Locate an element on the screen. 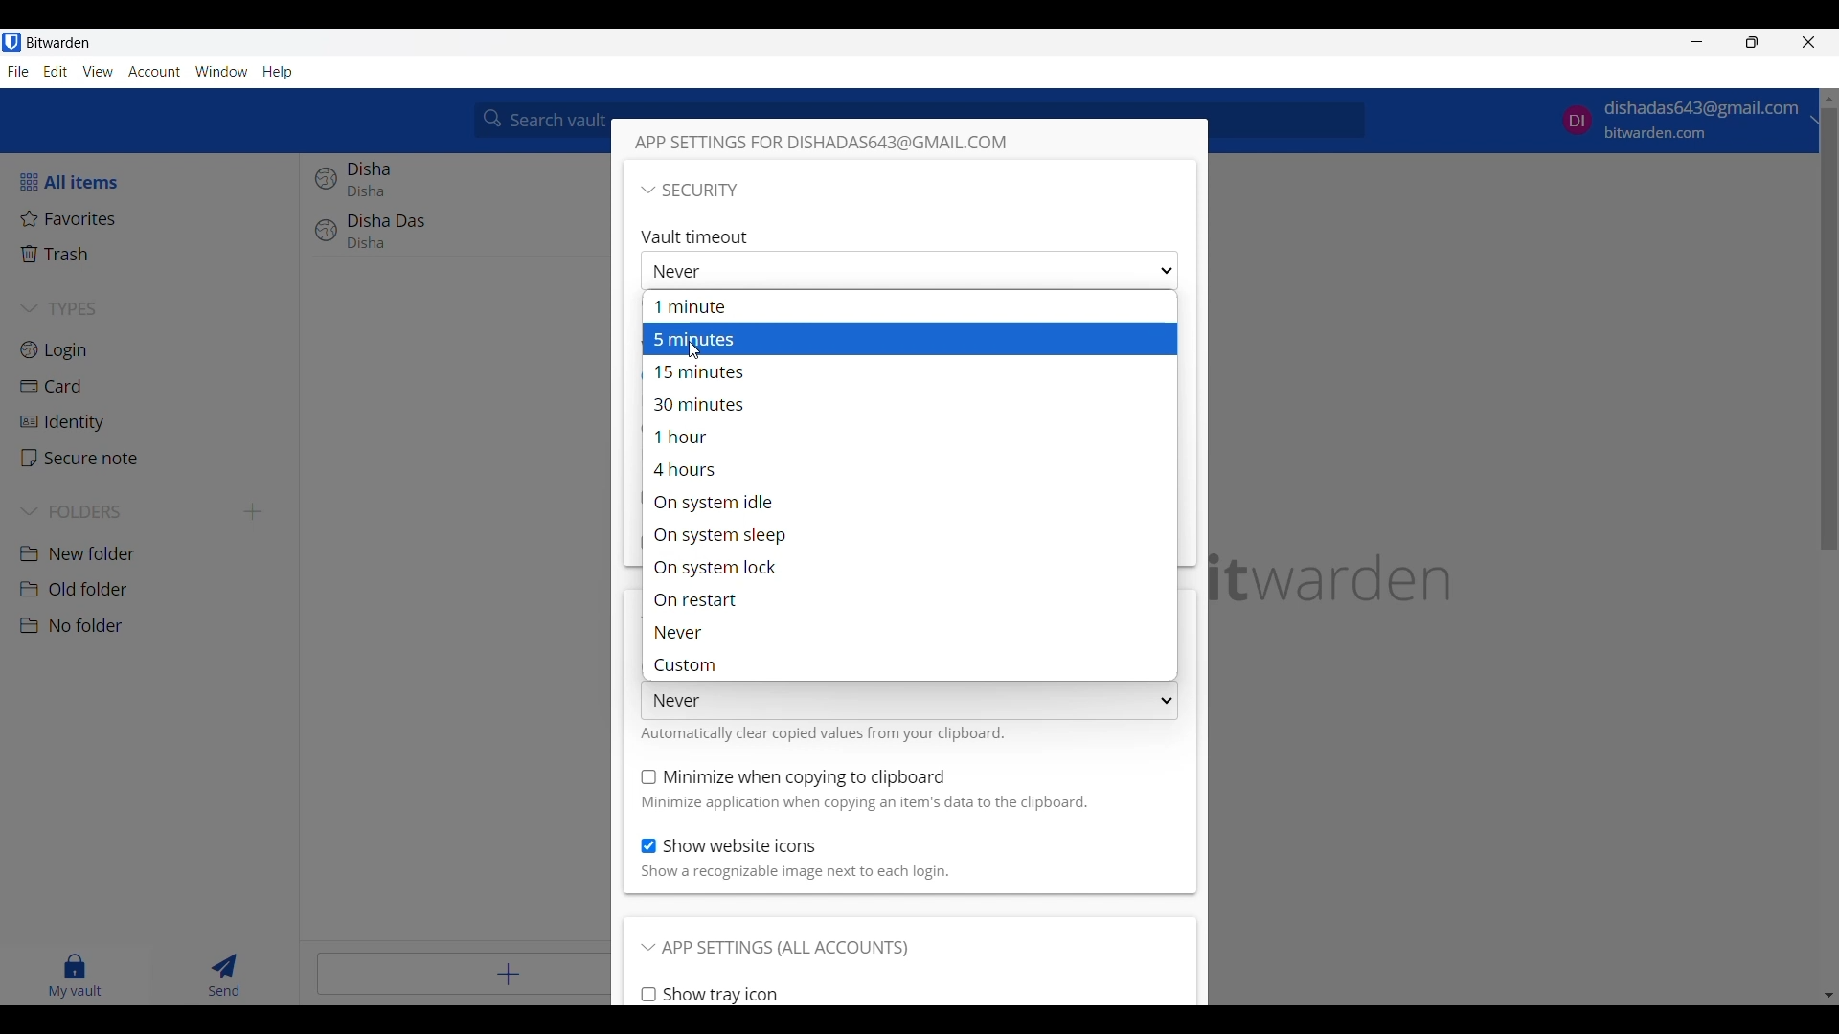  Window menu is located at coordinates (221, 72).